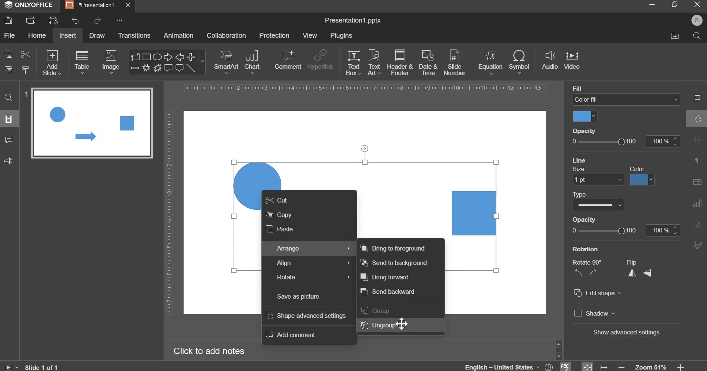  What do you see at coordinates (112, 62) in the screenshot?
I see `image` at bounding box center [112, 62].